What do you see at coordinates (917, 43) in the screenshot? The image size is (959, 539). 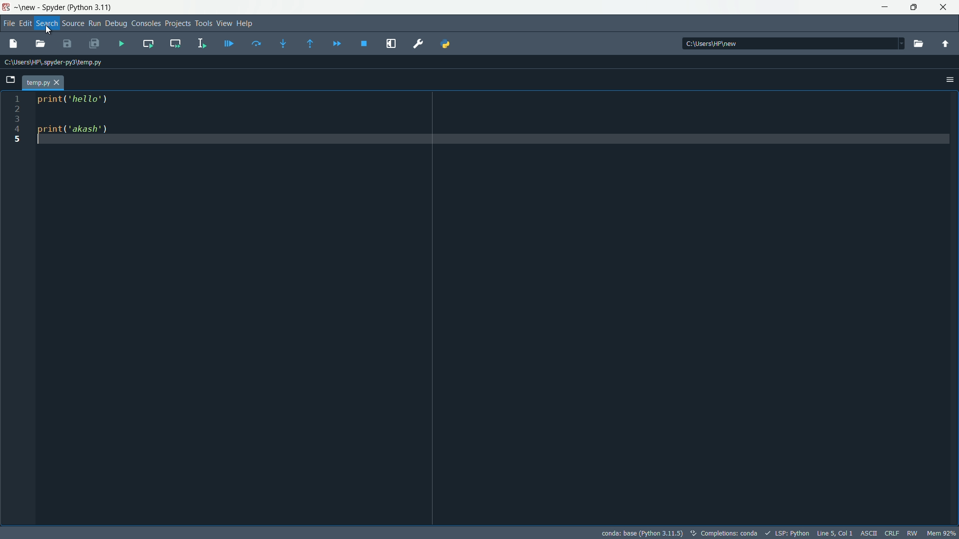 I see `browse directory` at bounding box center [917, 43].